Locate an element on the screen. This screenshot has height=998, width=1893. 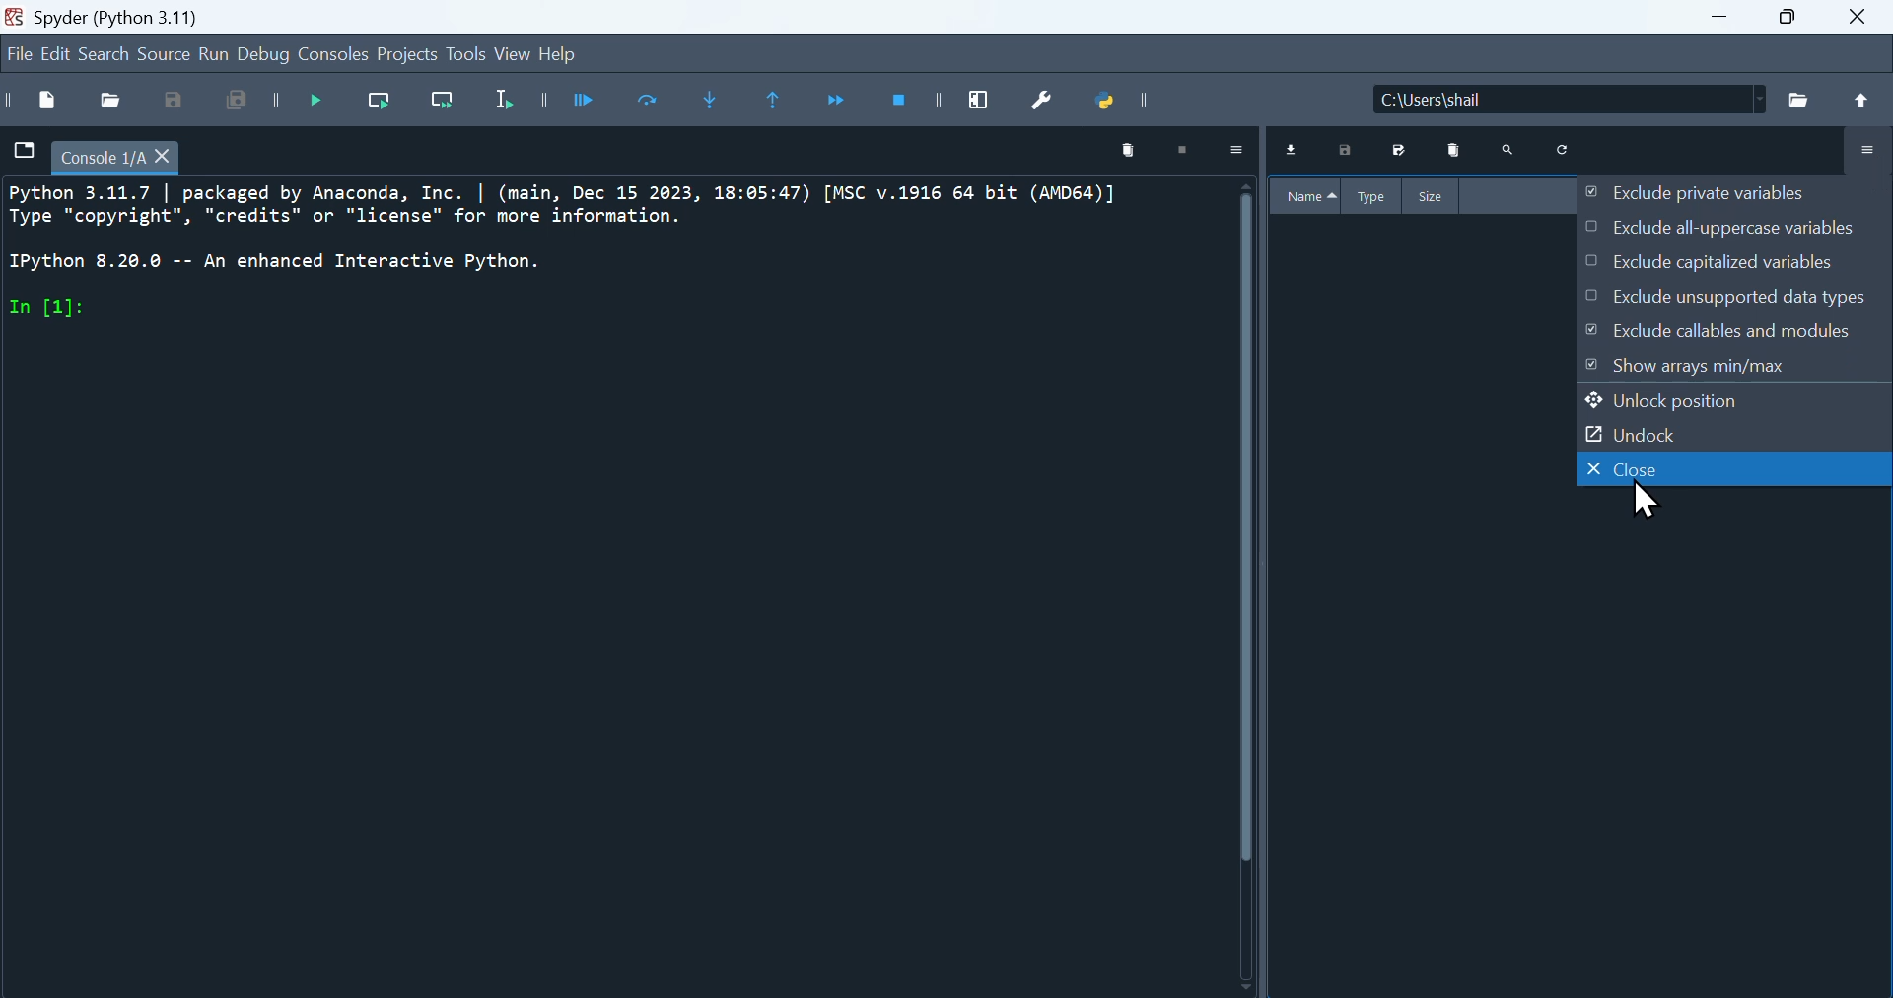
Size is located at coordinates (1435, 195).